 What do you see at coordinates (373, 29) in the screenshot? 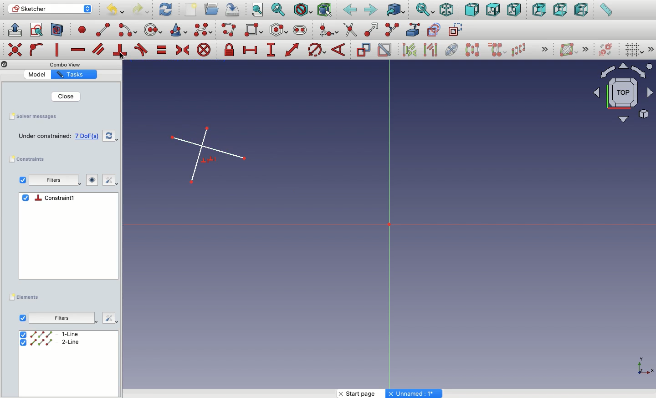
I see `Extend edge` at bounding box center [373, 29].